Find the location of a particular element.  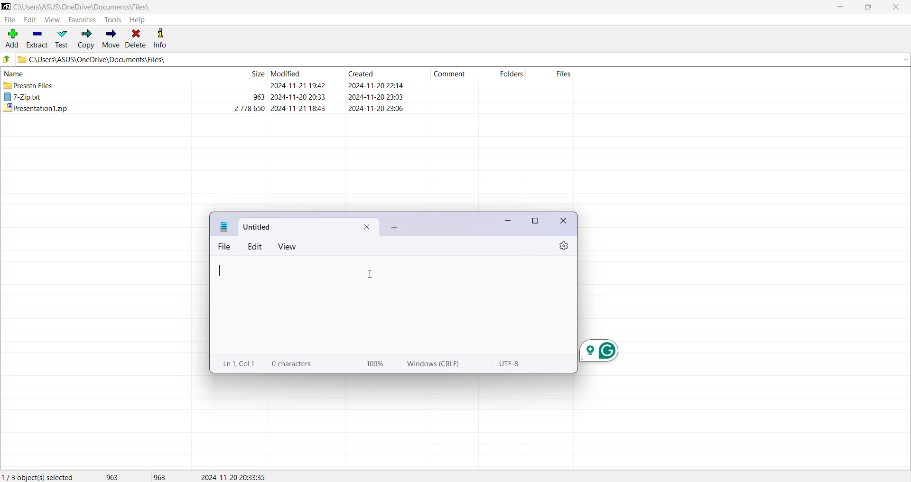

Modified Date of the last selected file is located at coordinates (237, 476).